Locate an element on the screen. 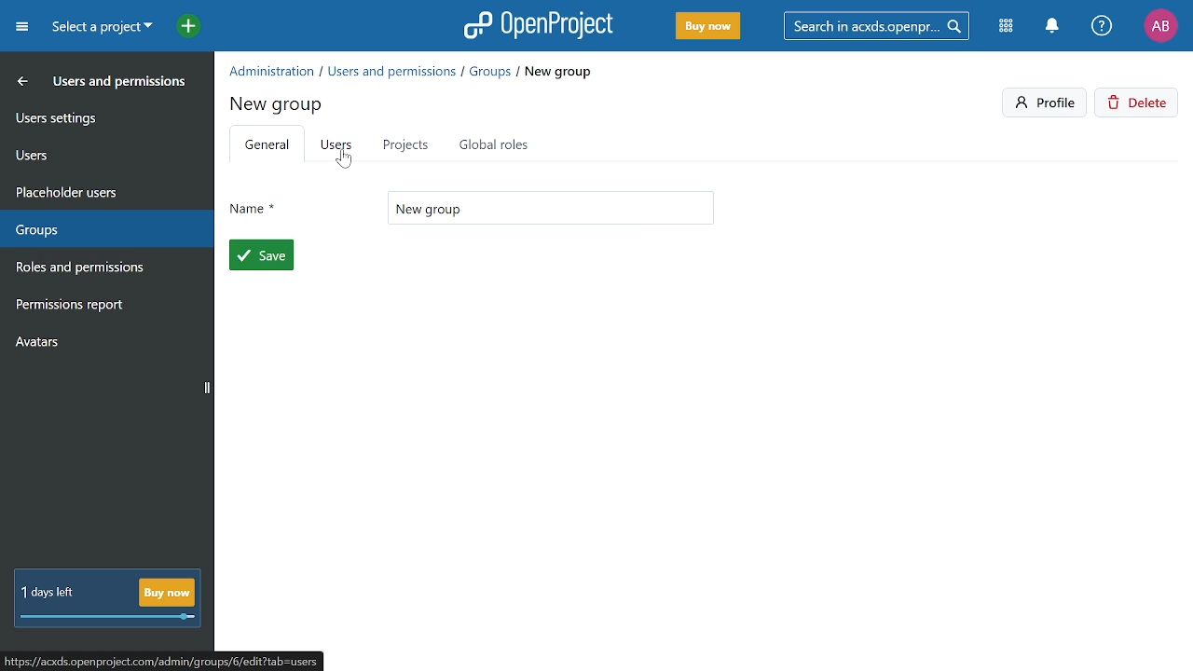 This screenshot has width=1193, height=671. Buy now is located at coordinates (706, 27).